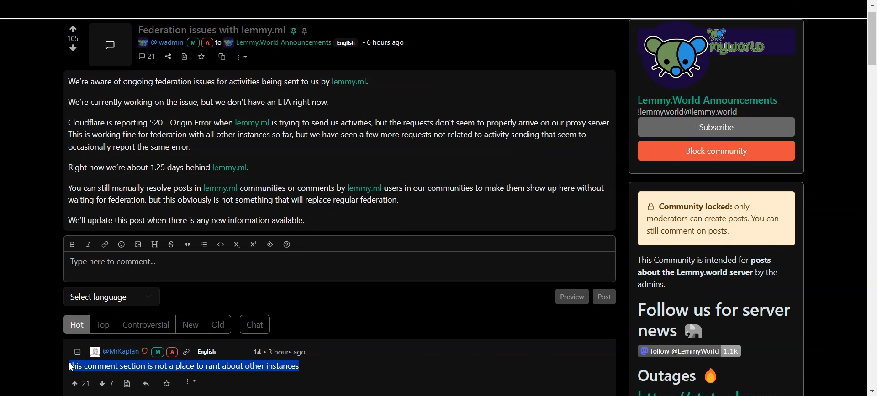  I want to click on , so click(711, 57).